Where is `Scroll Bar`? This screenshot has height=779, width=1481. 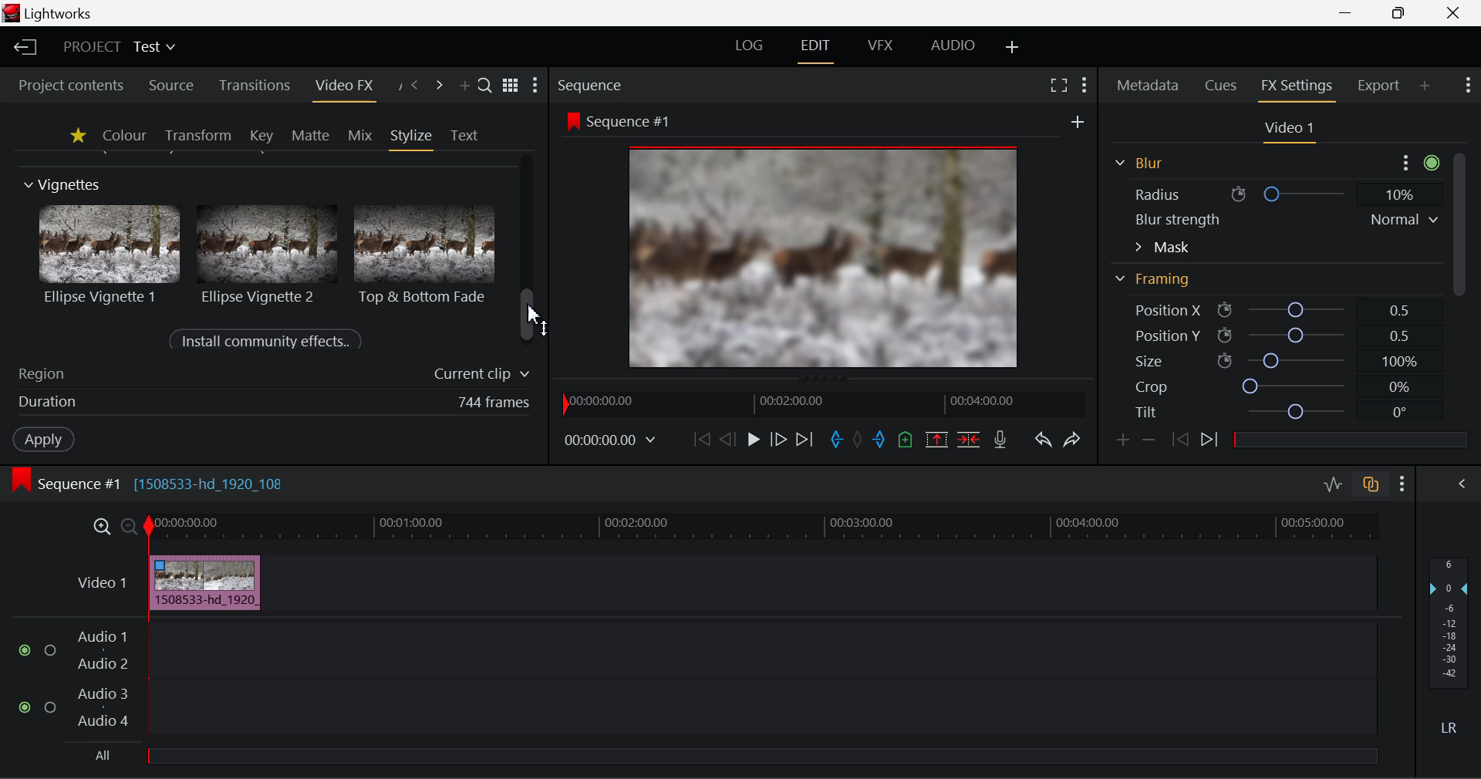
Scroll Bar is located at coordinates (1457, 244).